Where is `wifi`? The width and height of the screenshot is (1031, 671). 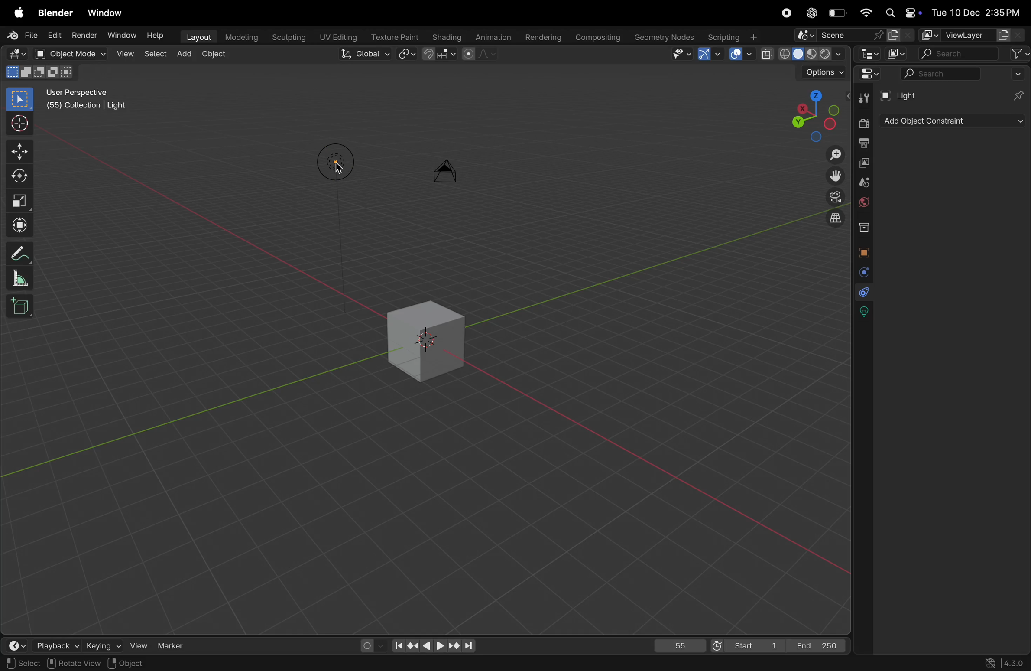
wifi is located at coordinates (864, 12).